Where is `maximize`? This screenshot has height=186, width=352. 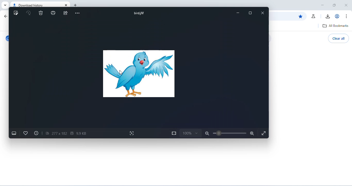
maximize is located at coordinates (251, 13).